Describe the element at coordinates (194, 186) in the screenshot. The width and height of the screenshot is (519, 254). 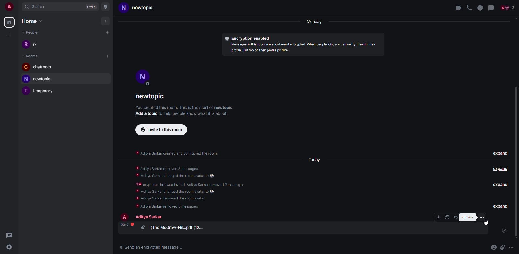
I see `A Aditya Sarkar removed 3 messages

A Aditya Sarkar changed the room avatar to

#A cryptomx_bot was invited, Aditya Sarkar removed 2 messages
A Aditya Sarkar changed the room avatar to

A Aditya Sarkar removed the room avatar.

A Aditya Sarkar removed 5 messages` at that location.